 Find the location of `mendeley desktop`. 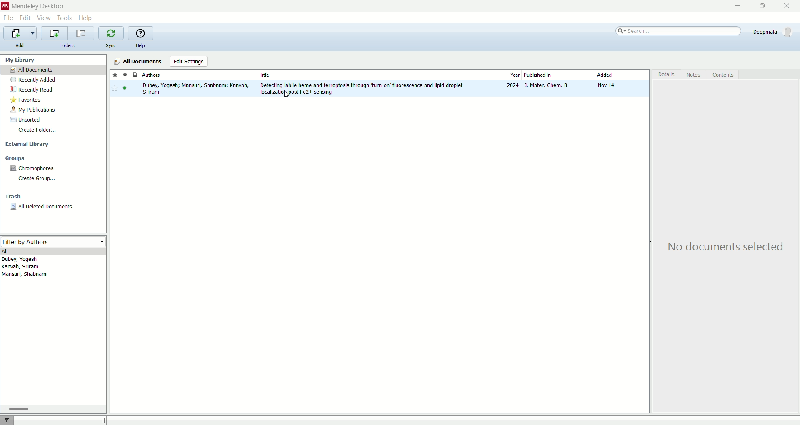

mendeley desktop is located at coordinates (37, 6).